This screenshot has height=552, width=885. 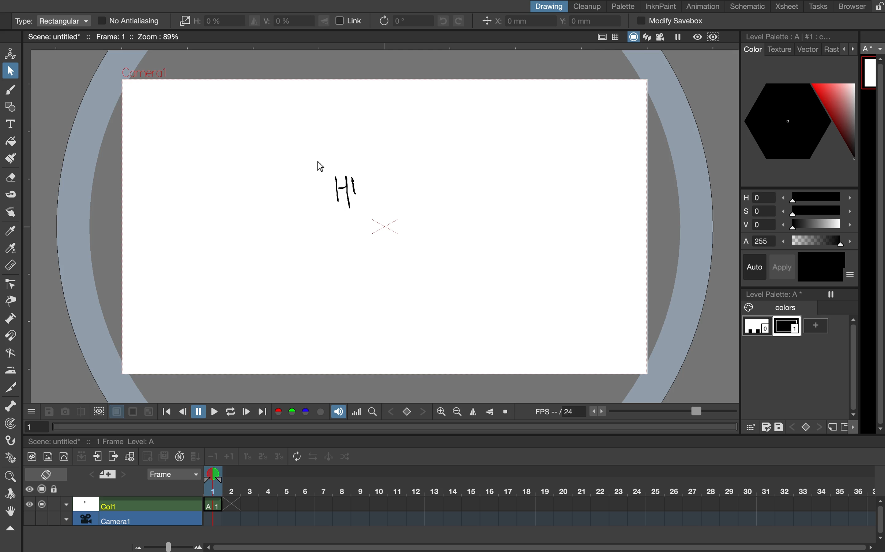 What do you see at coordinates (32, 411) in the screenshot?
I see `more options` at bounding box center [32, 411].